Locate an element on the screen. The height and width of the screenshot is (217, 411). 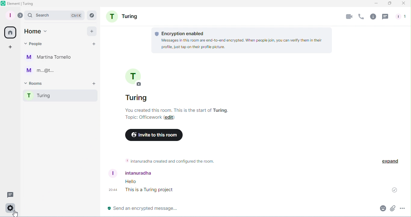
Turing is located at coordinates (61, 96).